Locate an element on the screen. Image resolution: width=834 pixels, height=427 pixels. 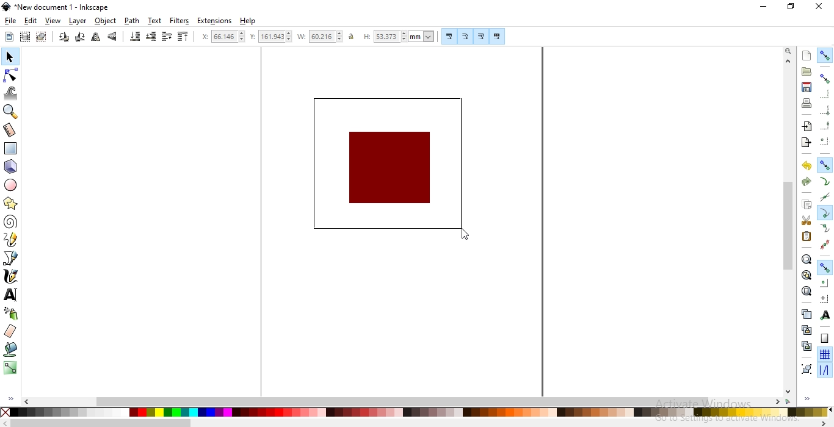
color is located at coordinates (415, 412).